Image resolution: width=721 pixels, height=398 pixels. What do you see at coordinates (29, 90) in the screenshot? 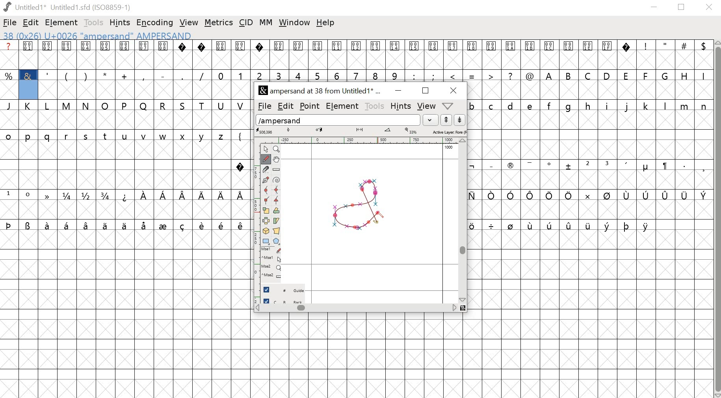
I see `glyphy slot` at bounding box center [29, 90].